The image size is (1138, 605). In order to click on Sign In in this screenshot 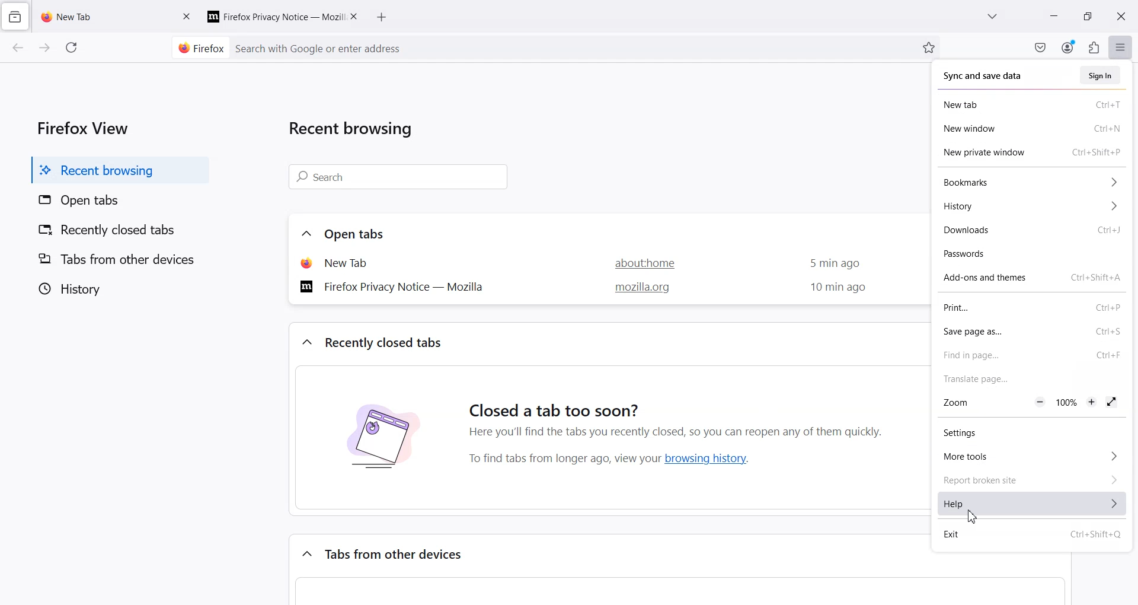, I will do `click(1100, 75)`.